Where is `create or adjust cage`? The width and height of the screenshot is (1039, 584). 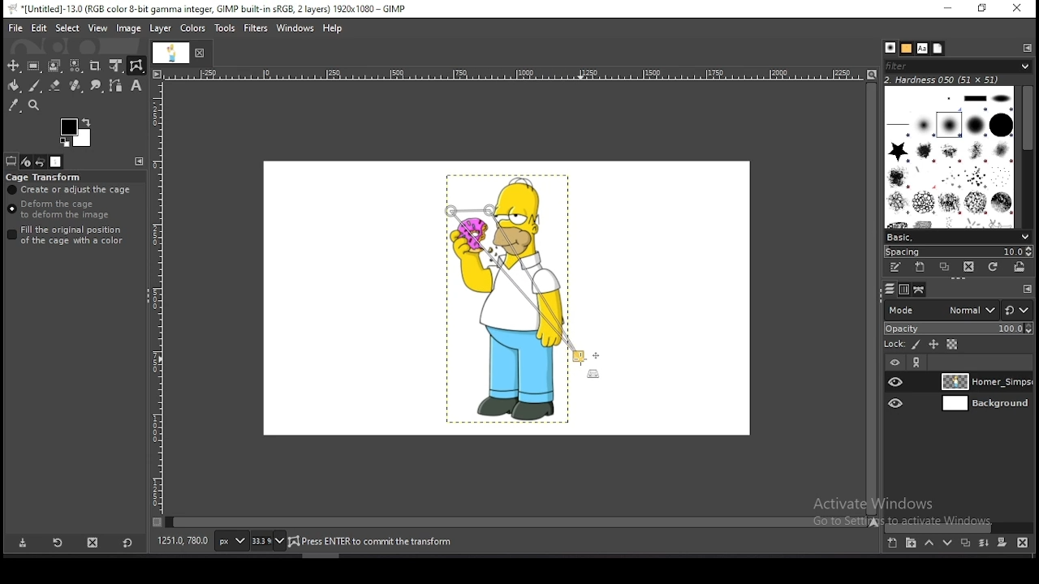
create or adjust cage is located at coordinates (71, 190).